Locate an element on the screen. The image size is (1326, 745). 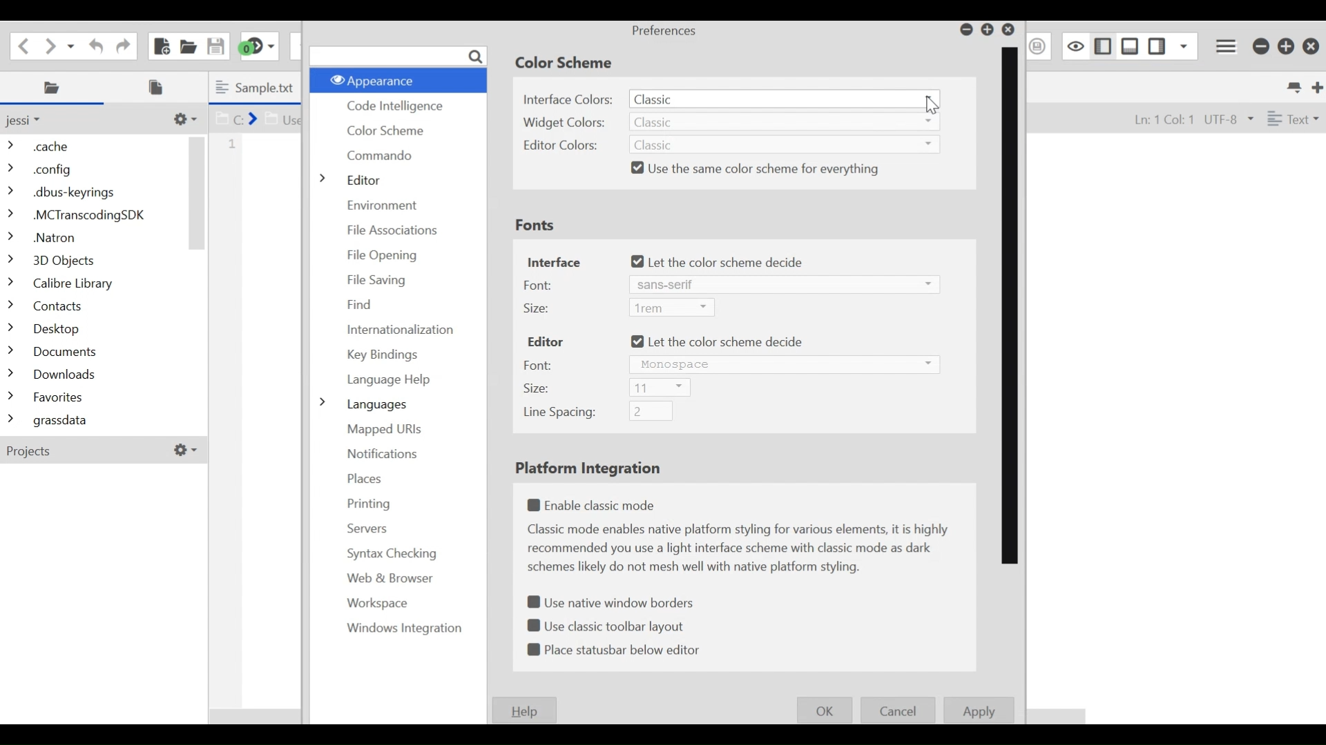
Size is located at coordinates (538, 389).